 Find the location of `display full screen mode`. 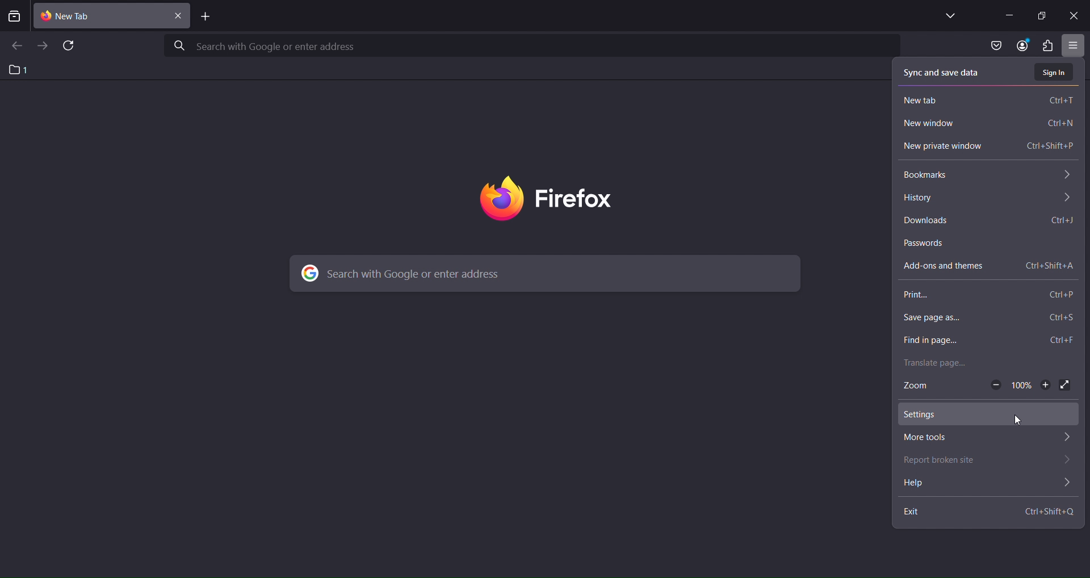

display full screen mode is located at coordinates (1066, 383).